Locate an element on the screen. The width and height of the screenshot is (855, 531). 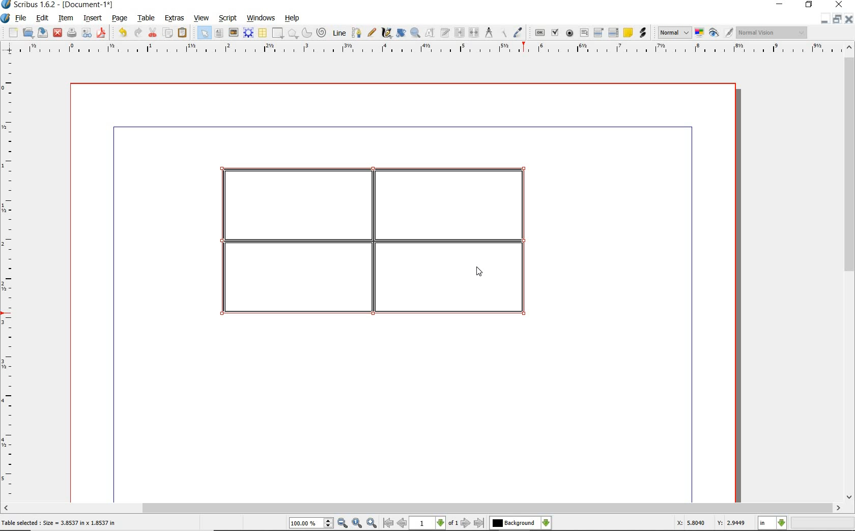
toggle color management system is located at coordinates (700, 34).